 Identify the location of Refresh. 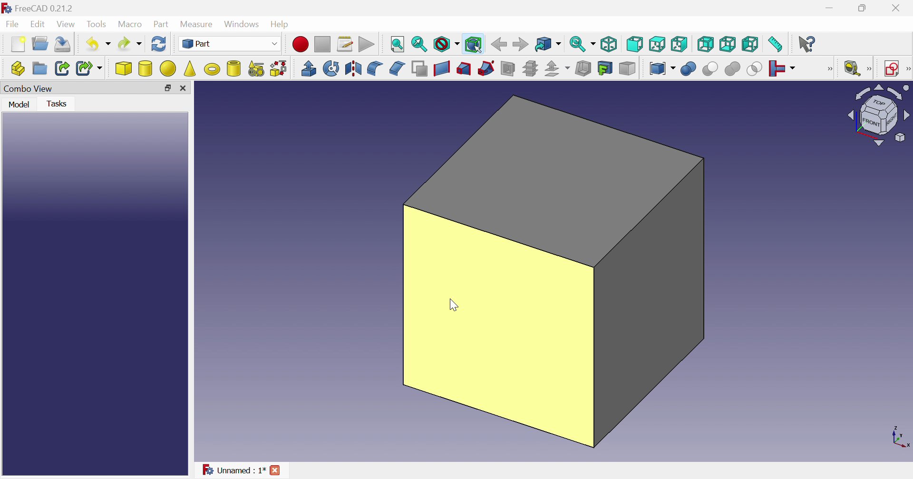
(159, 46).